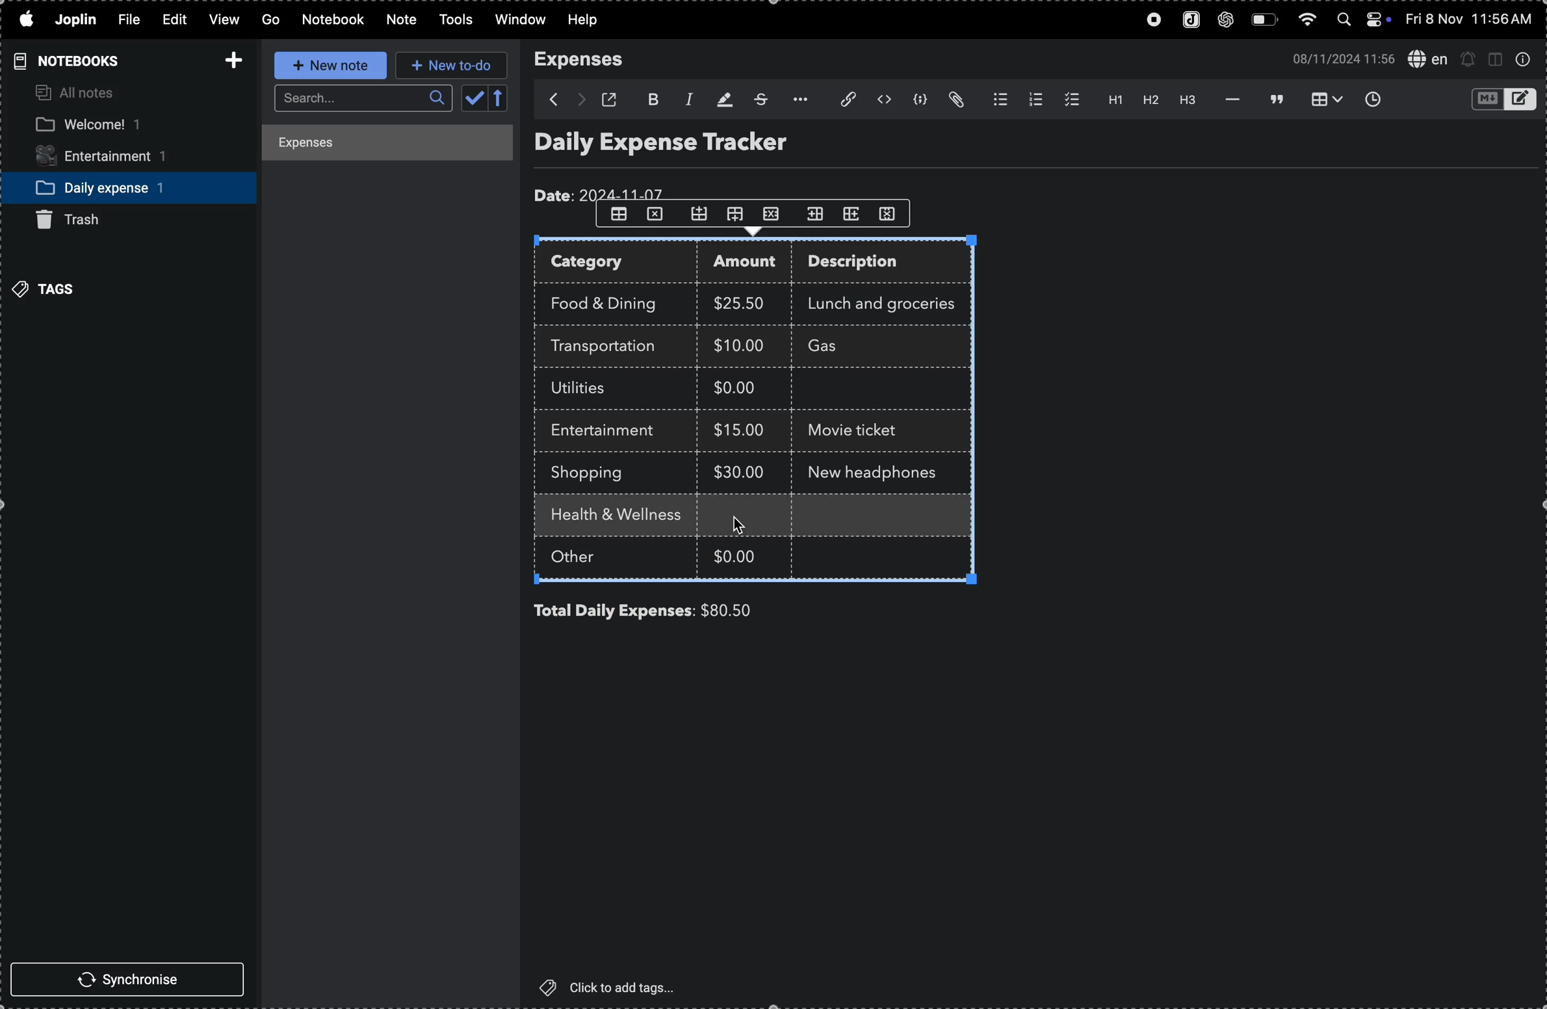  What do you see at coordinates (1321, 99) in the screenshot?
I see `table view` at bounding box center [1321, 99].